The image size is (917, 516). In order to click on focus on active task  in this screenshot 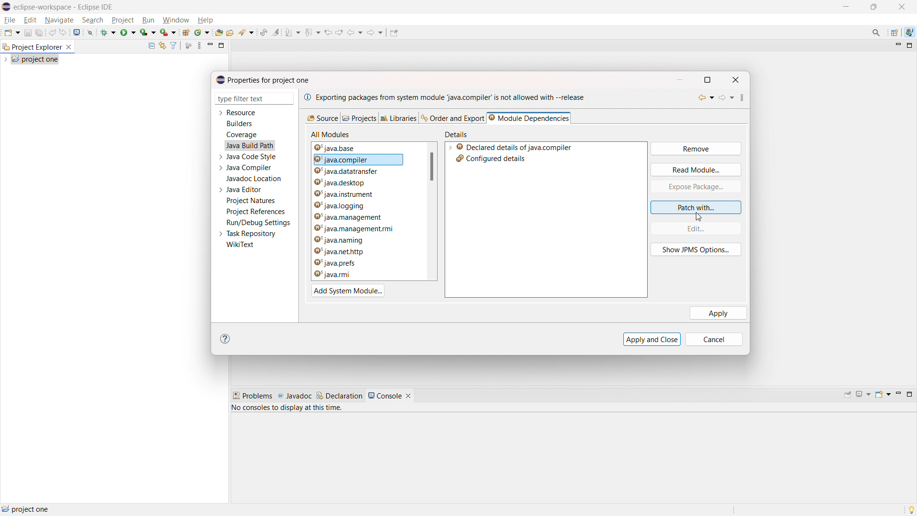, I will do `click(189, 46)`.